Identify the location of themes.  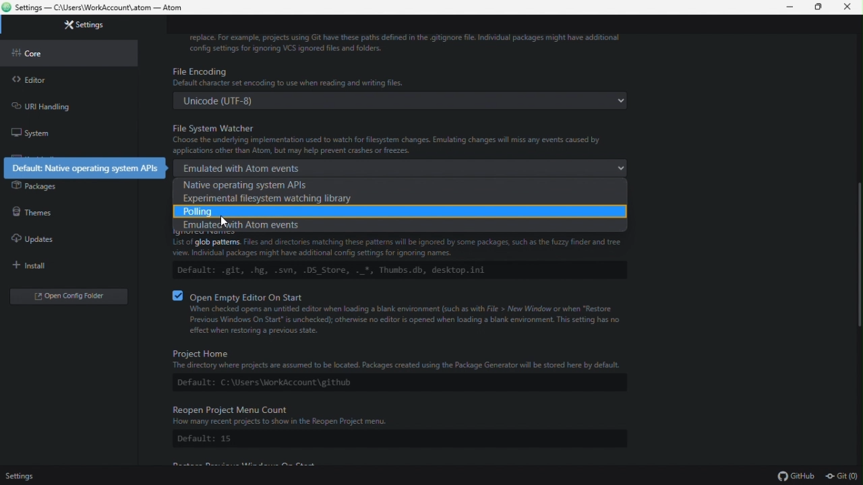
(60, 214).